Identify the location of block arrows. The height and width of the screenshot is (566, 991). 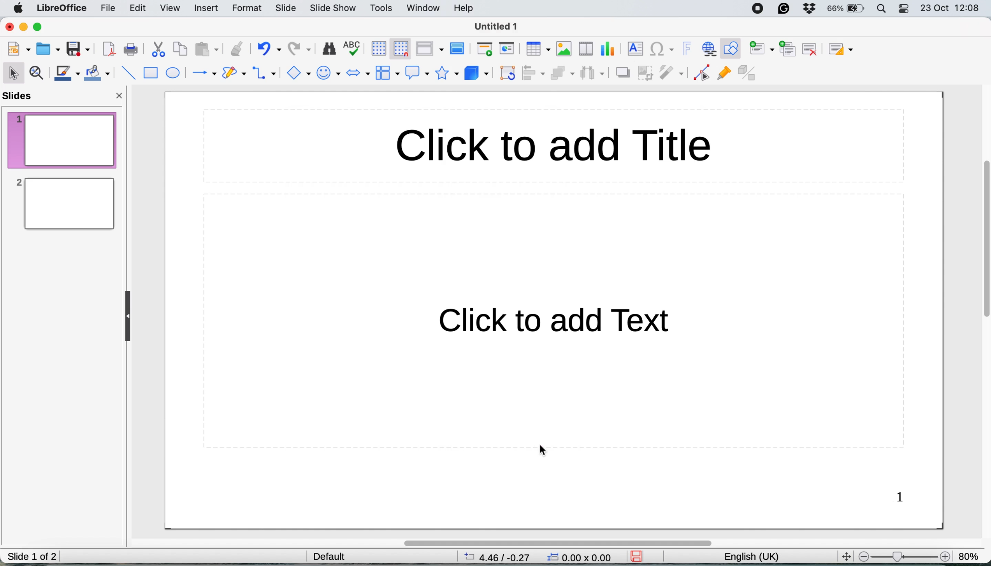
(358, 74).